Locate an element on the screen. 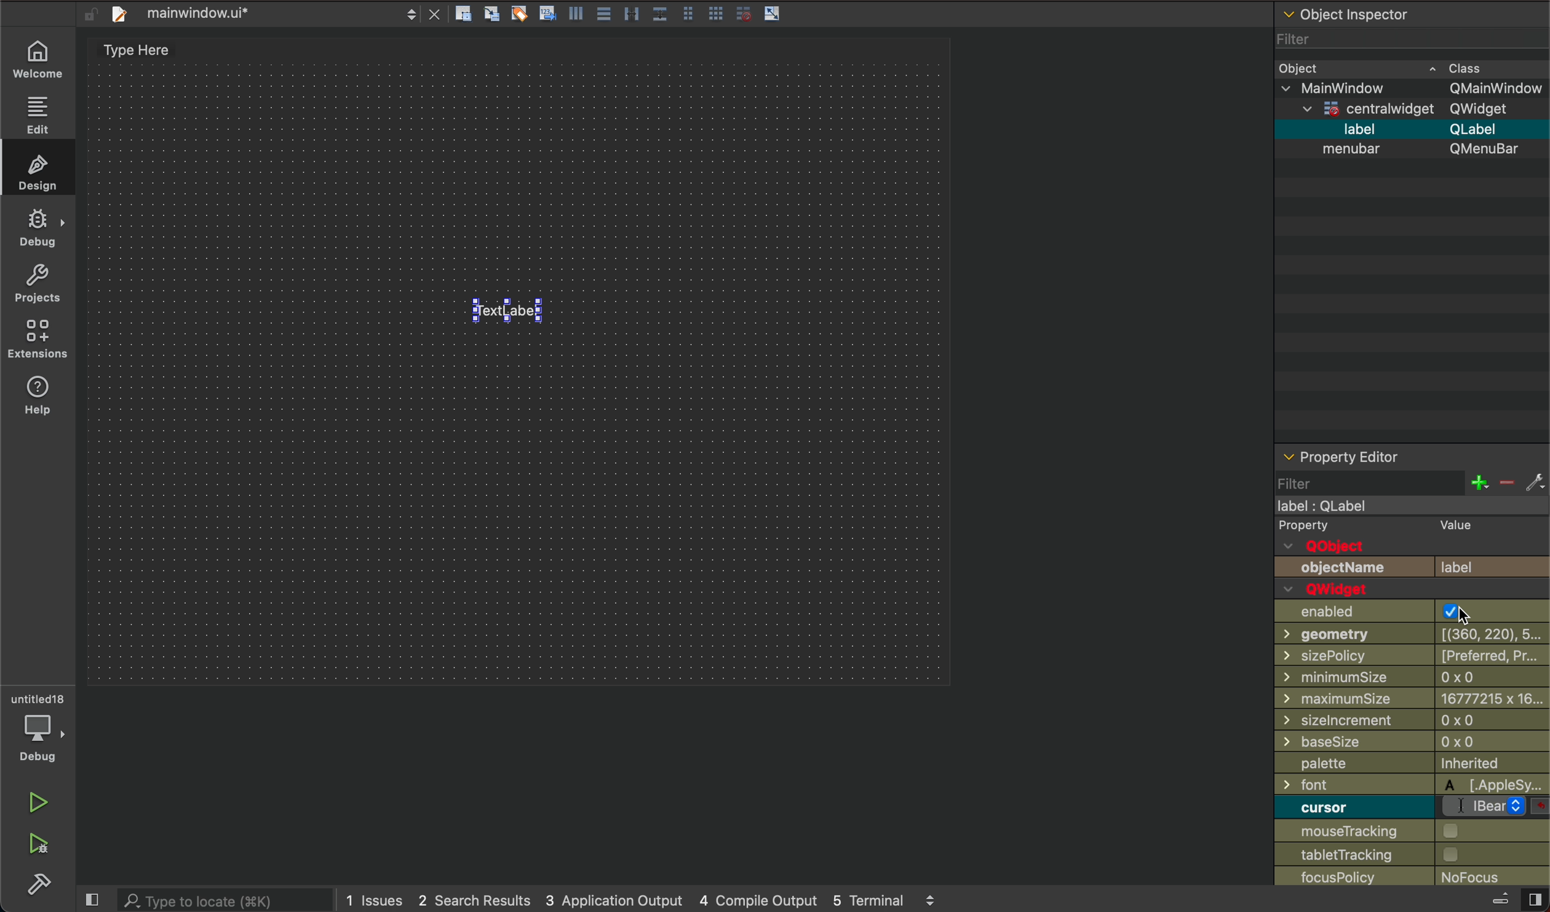 This screenshot has height=912, width=1550. maximumSize is located at coordinates (1334, 697).